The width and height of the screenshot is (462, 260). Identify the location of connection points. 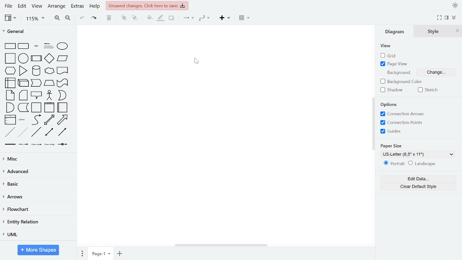
(404, 122).